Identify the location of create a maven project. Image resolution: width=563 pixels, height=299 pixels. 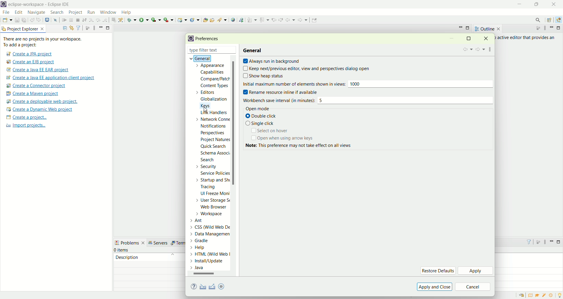
(34, 94).